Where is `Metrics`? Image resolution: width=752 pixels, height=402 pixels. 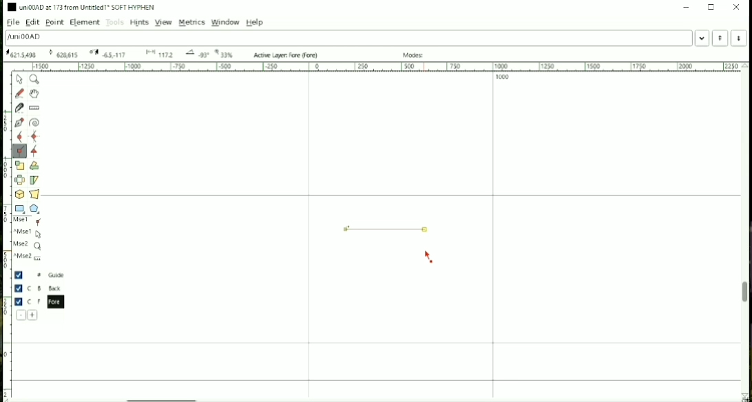
Metrics is located at coordinates (192, 23).